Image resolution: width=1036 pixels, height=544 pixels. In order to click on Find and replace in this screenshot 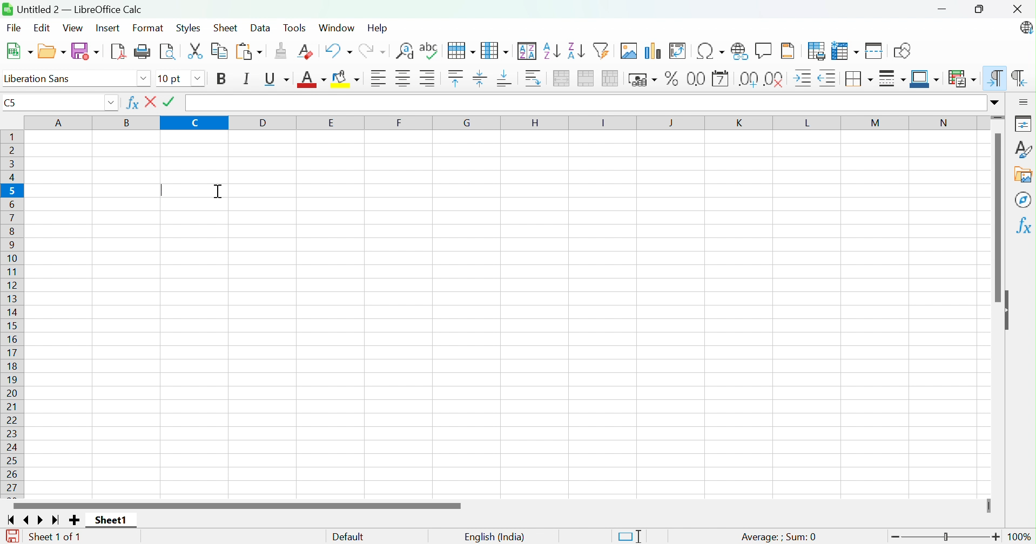, I will do `click(406, 52)`.